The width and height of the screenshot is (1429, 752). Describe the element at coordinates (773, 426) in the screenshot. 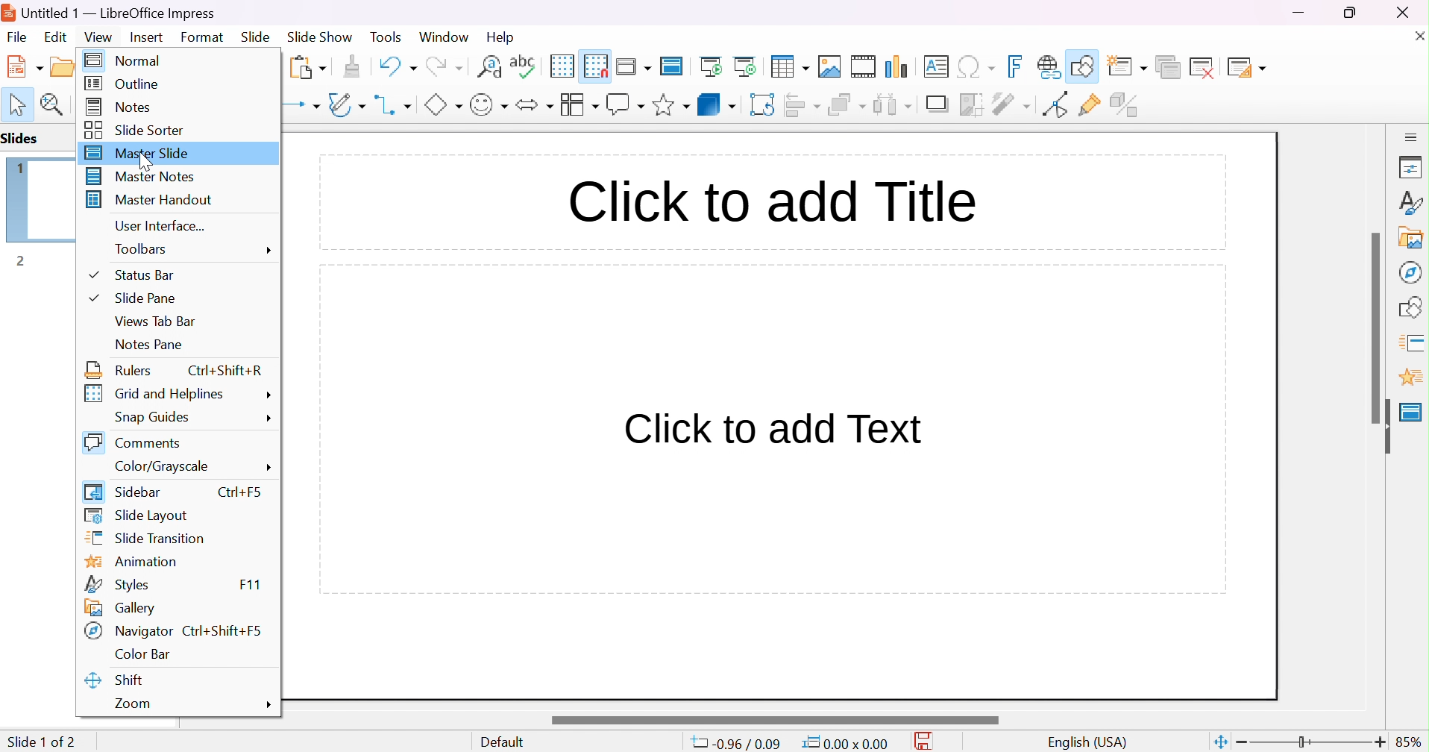

I see `click to add text` at that location.